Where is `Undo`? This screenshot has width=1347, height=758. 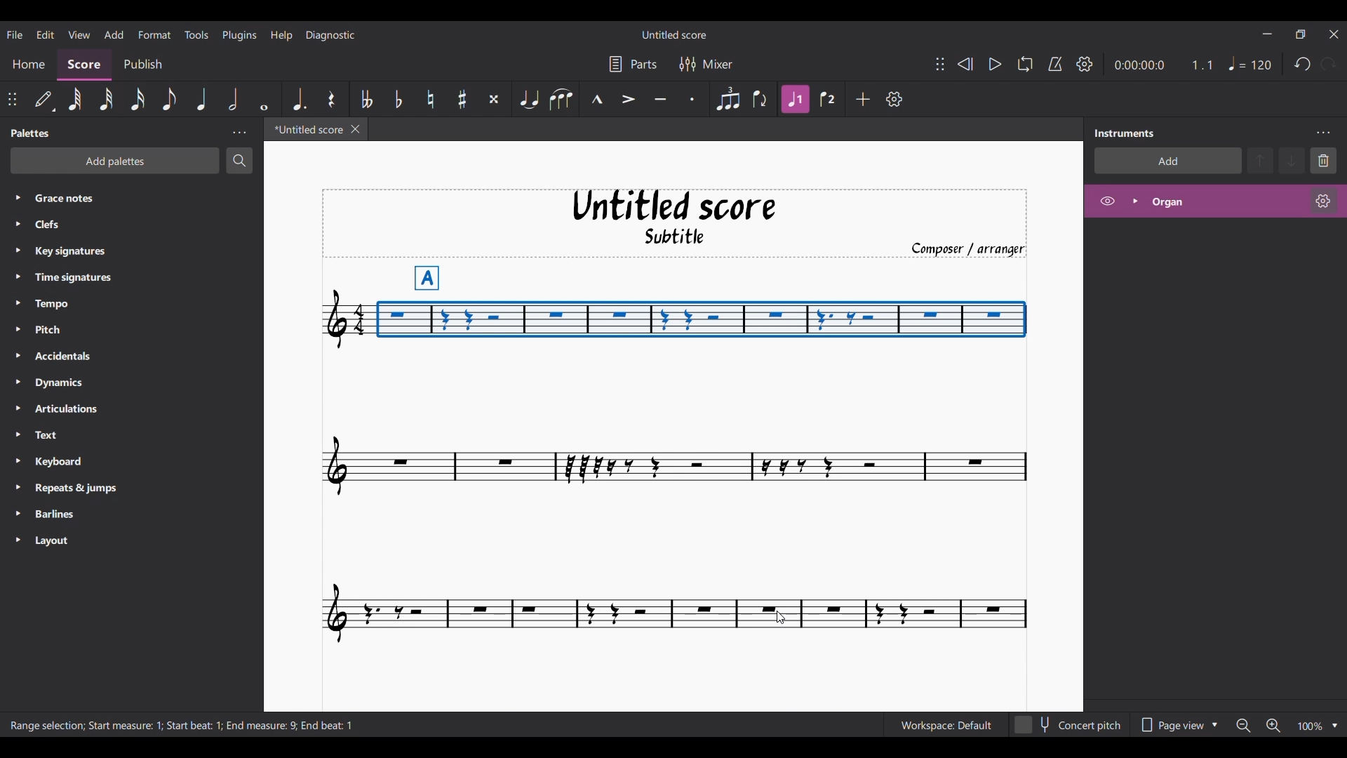
Undo is located at coordinates (1302, 64).